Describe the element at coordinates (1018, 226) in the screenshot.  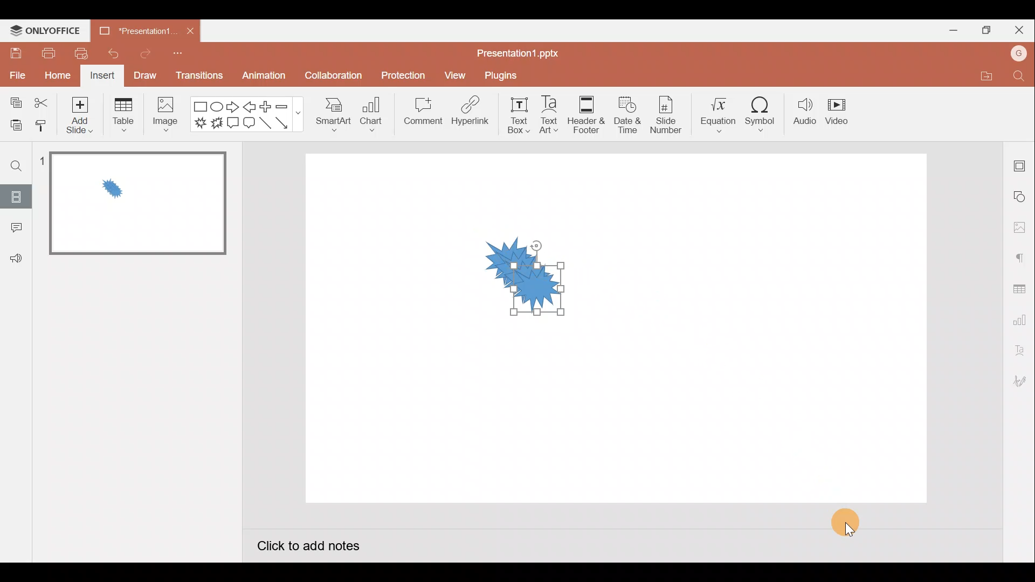
I see `Image settings` at that location.